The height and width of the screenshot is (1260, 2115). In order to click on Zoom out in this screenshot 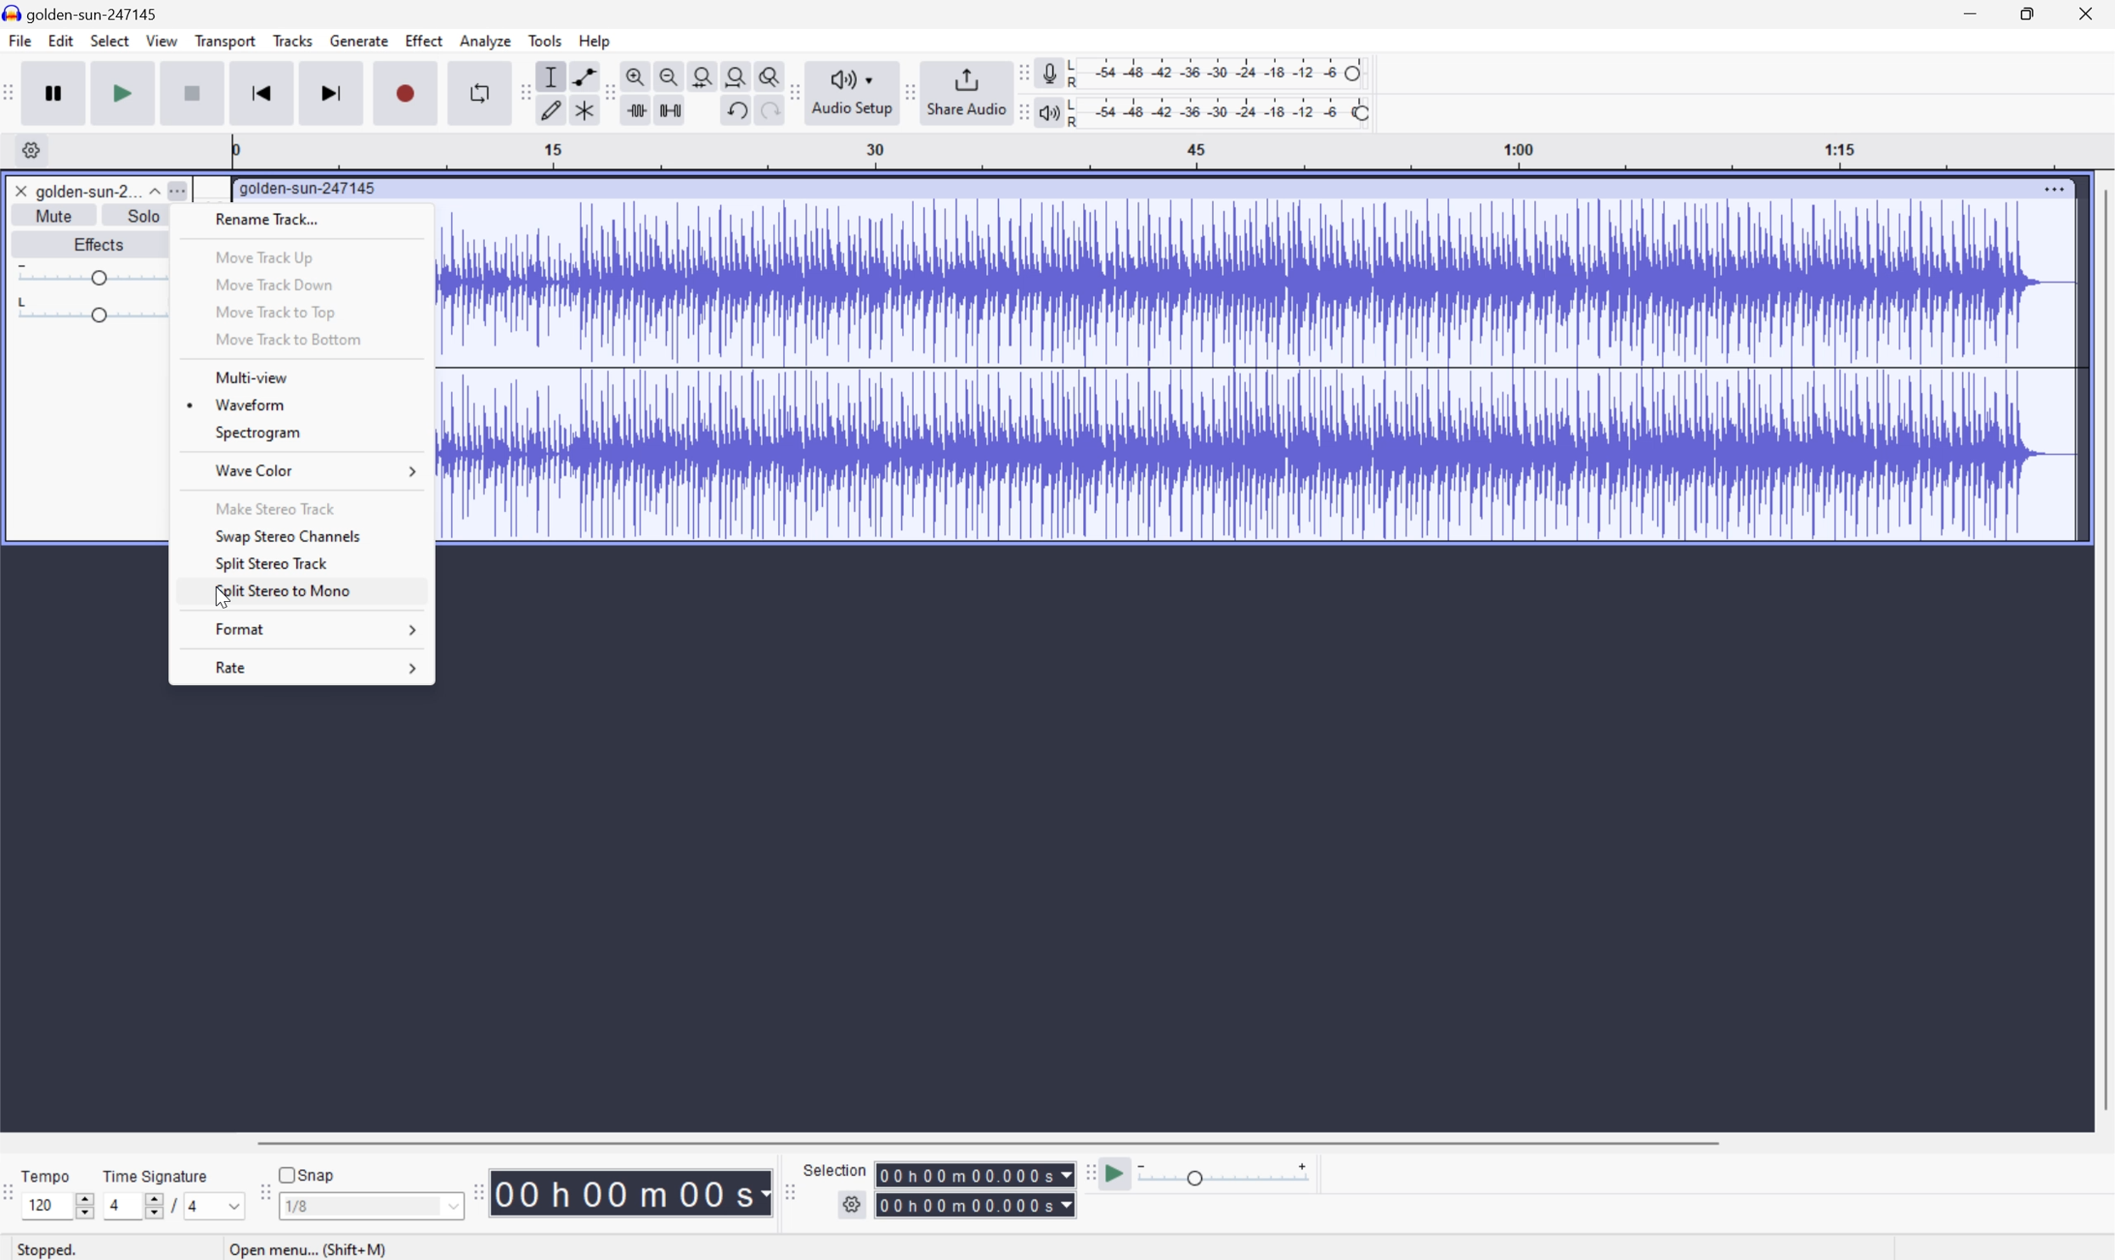, I will do `click(670, 75)`.